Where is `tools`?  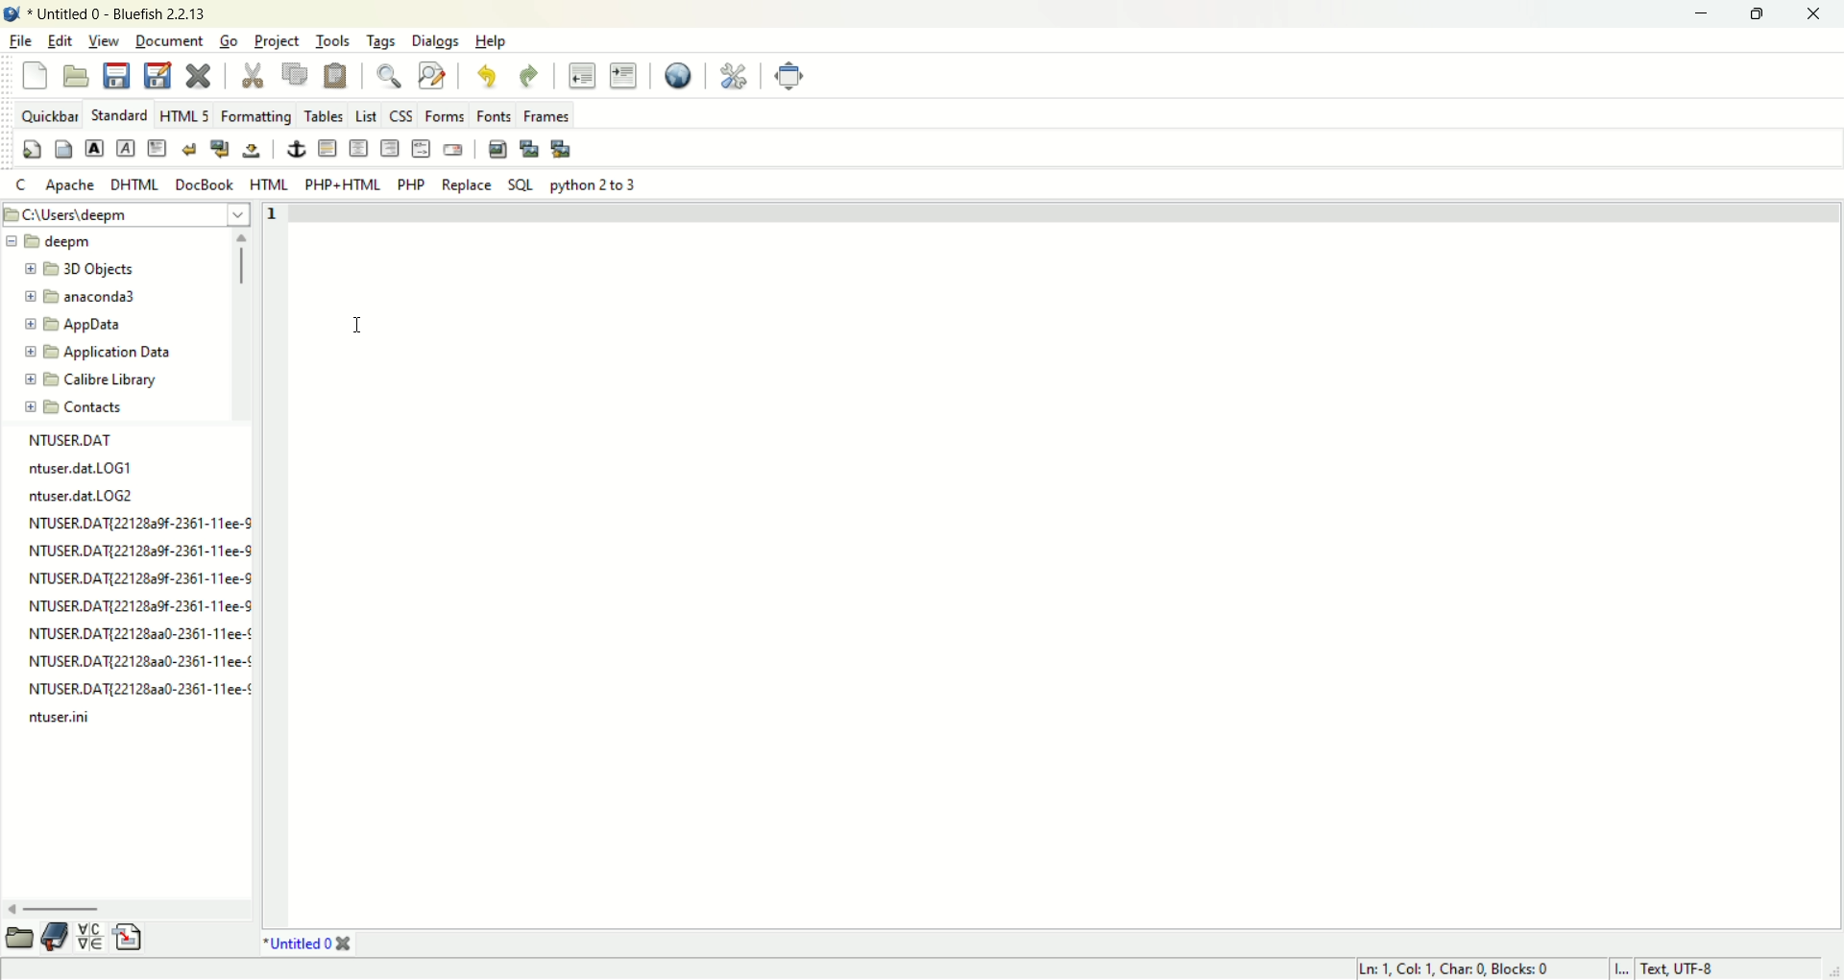
tools is located at coordinates (335, 41).